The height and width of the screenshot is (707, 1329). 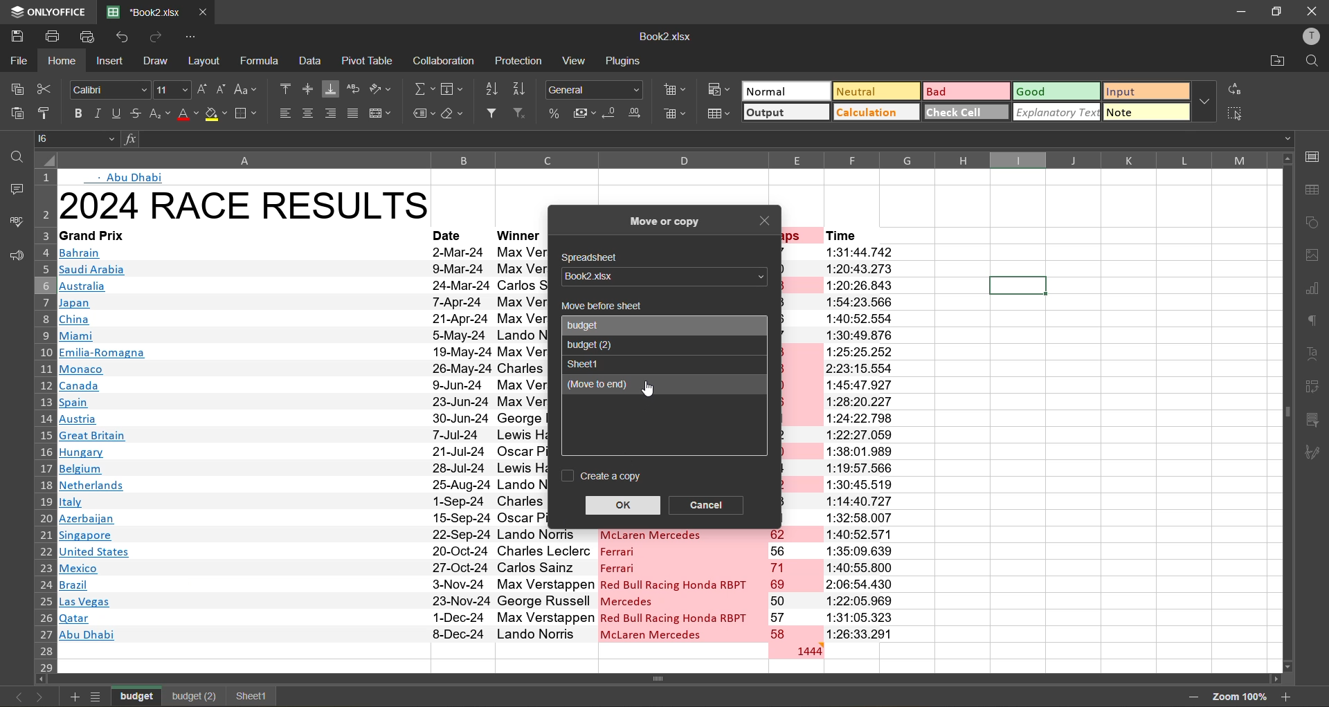 What do you see at coordinates (230, 235) in the screenshot?
I see `grand prix` at bounding box center [230, 235].